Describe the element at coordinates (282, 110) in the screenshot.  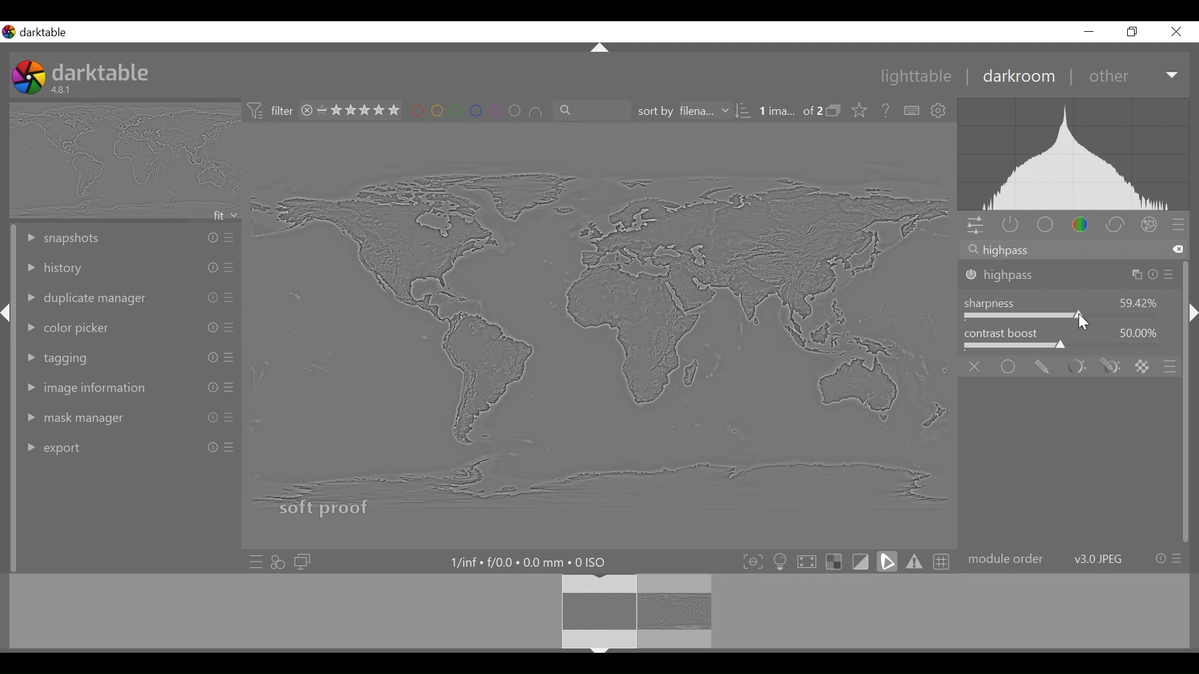
I see `filter` at that location.